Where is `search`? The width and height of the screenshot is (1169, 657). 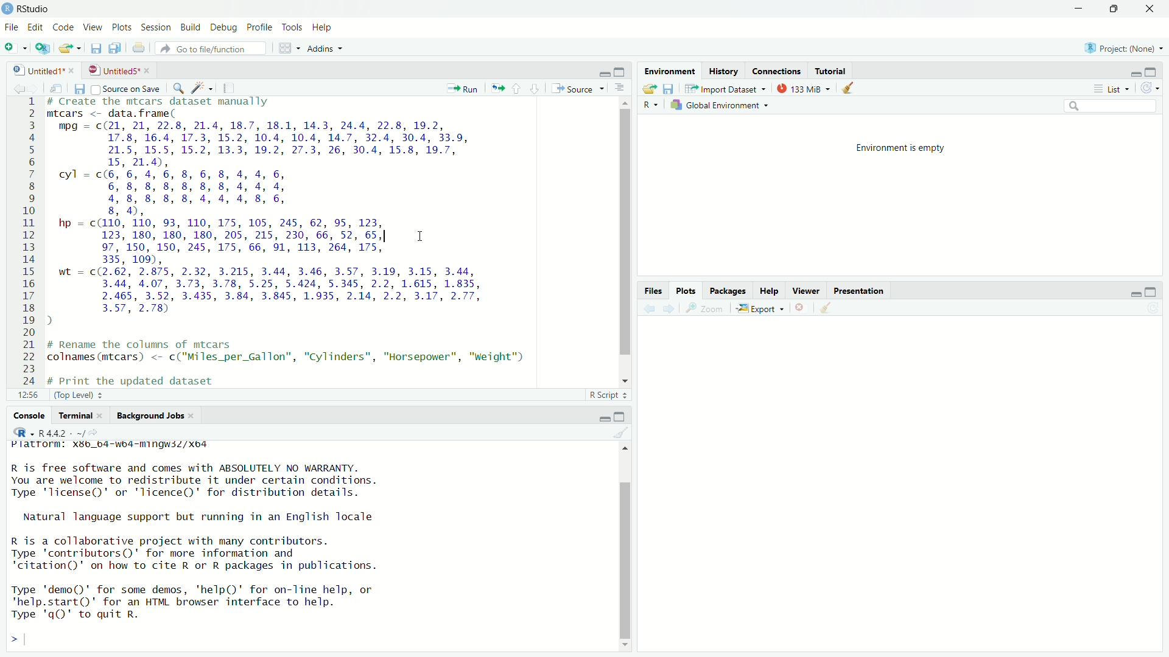
search is located at coordinates (1109, 106).